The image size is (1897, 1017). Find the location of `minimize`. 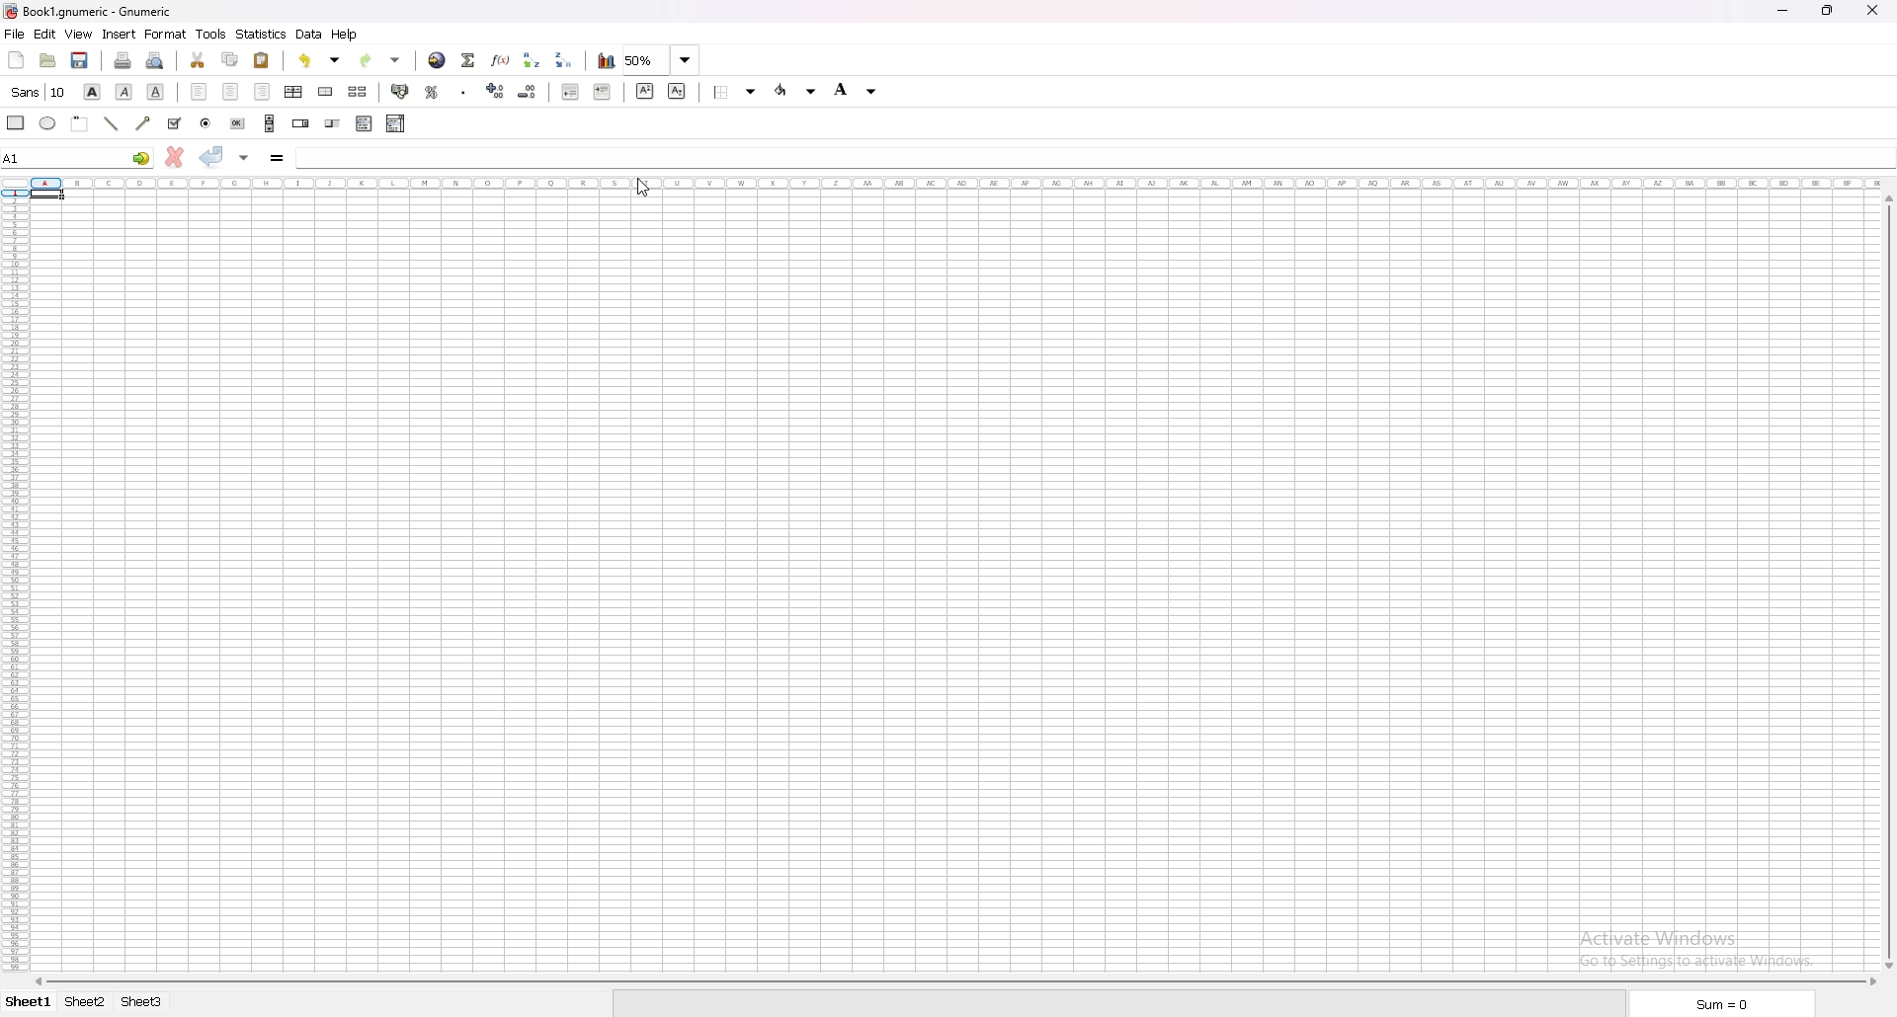

minimize is located at coordinates (1783, 11).